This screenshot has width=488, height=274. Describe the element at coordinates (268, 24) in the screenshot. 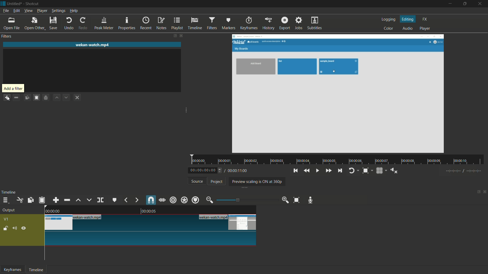

I see `history` at that location.